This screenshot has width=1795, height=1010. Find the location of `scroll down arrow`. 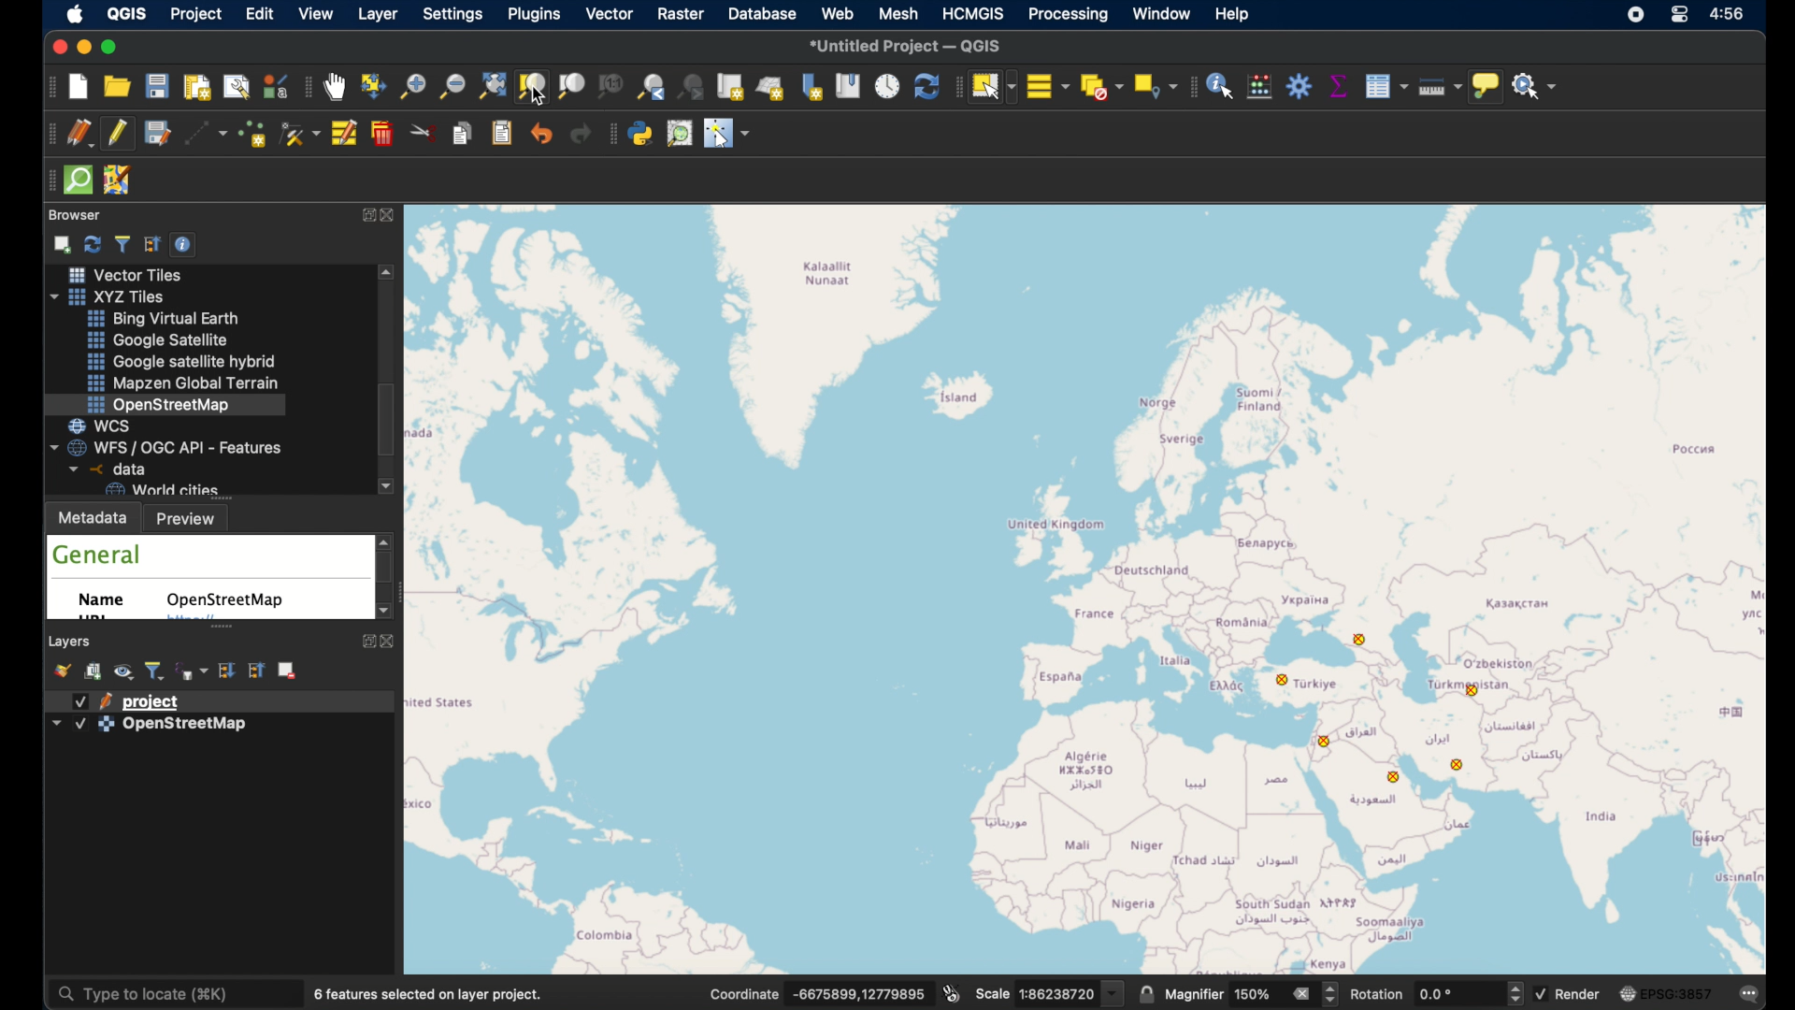

scroll down arrow is located at coordinates (388, 487).